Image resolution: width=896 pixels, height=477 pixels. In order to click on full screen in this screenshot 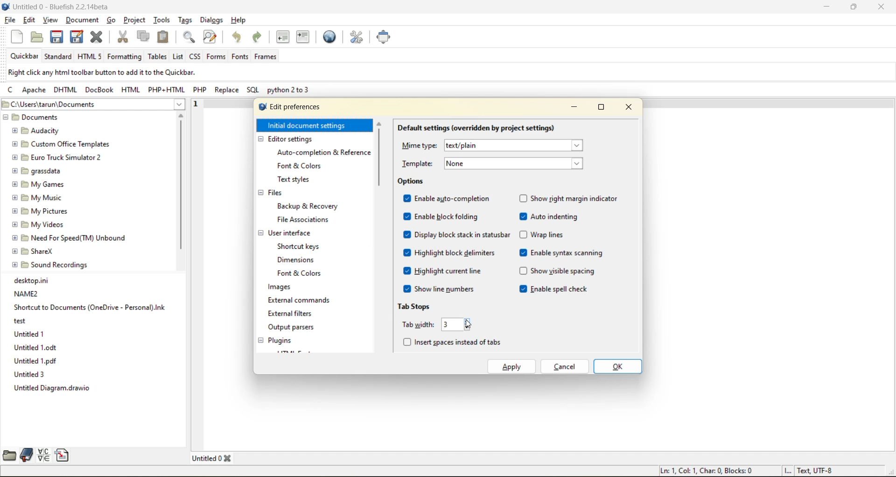, I will do `click(384, 38)`.